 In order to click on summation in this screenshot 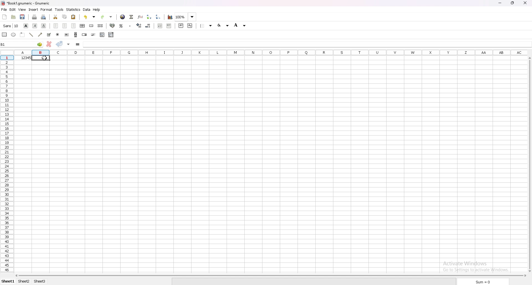, I will do `click(132, 17)`.